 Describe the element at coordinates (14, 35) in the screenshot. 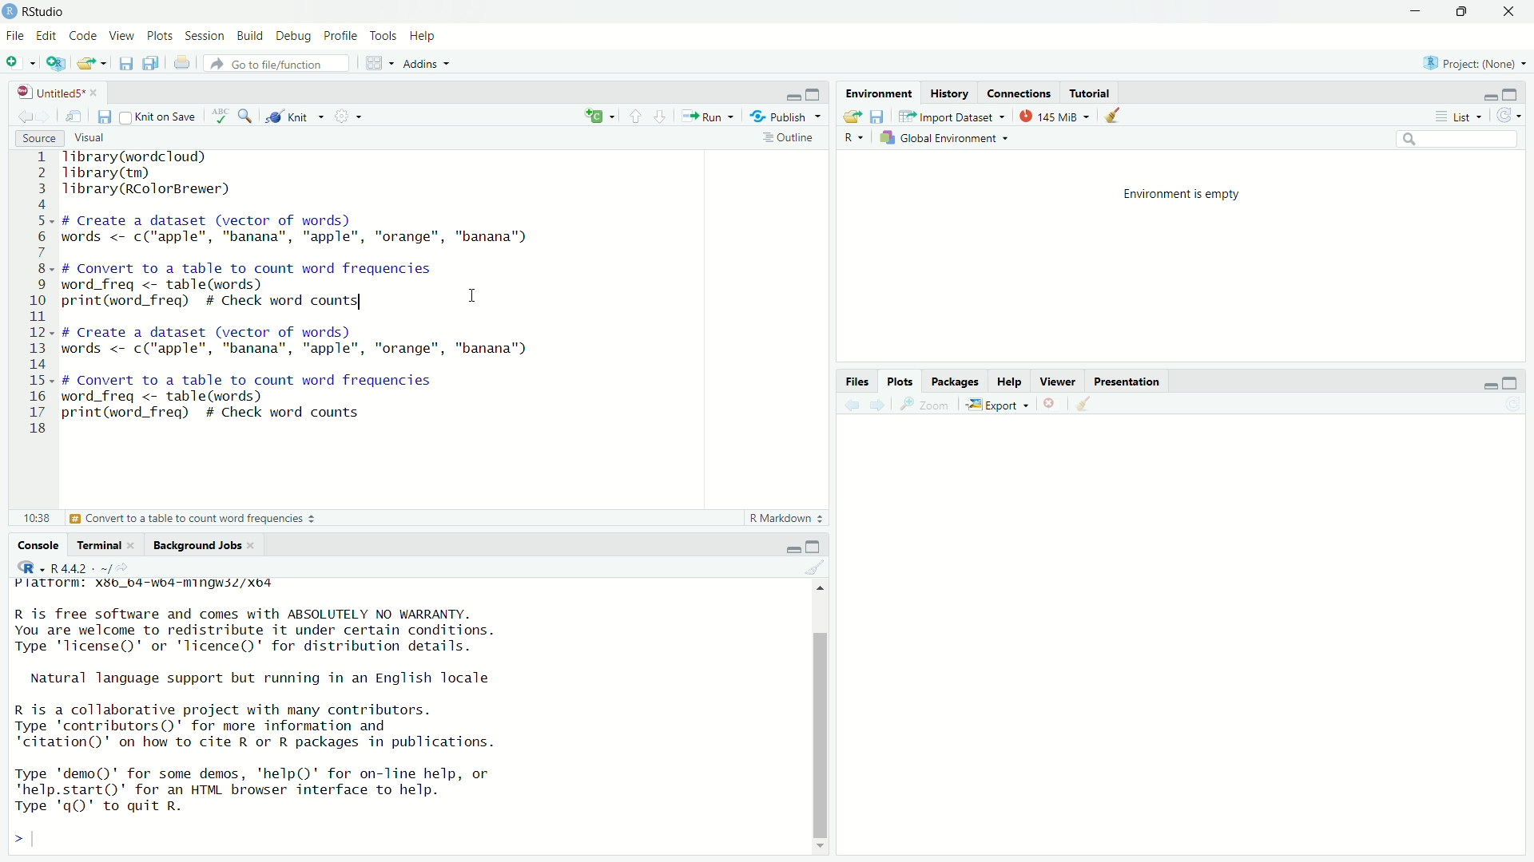

I see `File` at that location.